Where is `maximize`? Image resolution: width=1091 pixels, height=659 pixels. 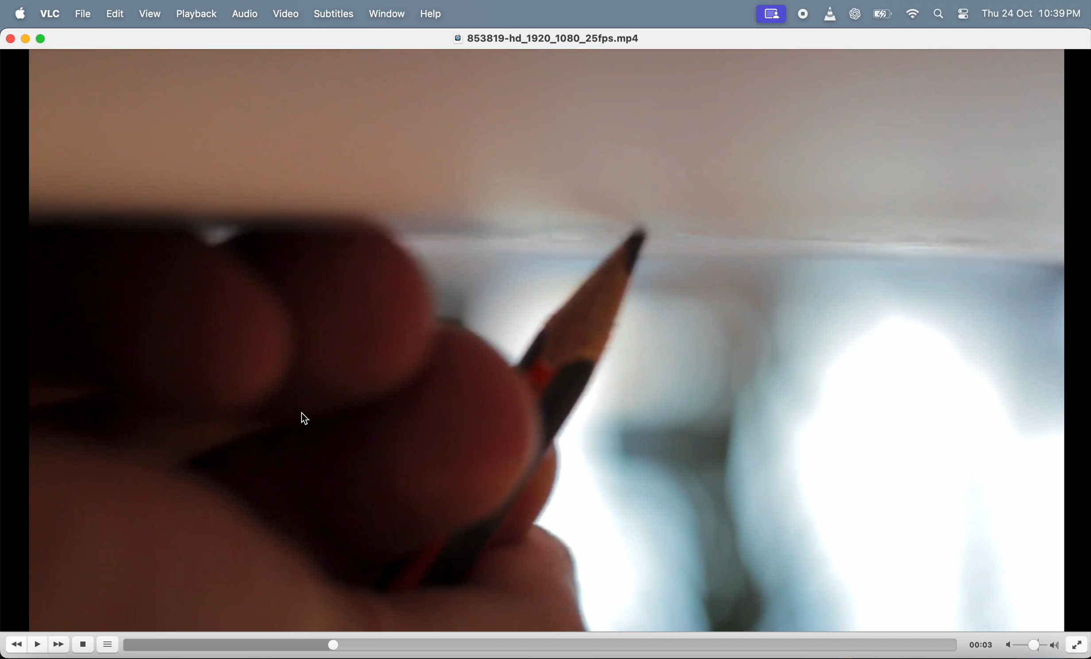 maximize is located at coordinates (45, 39).